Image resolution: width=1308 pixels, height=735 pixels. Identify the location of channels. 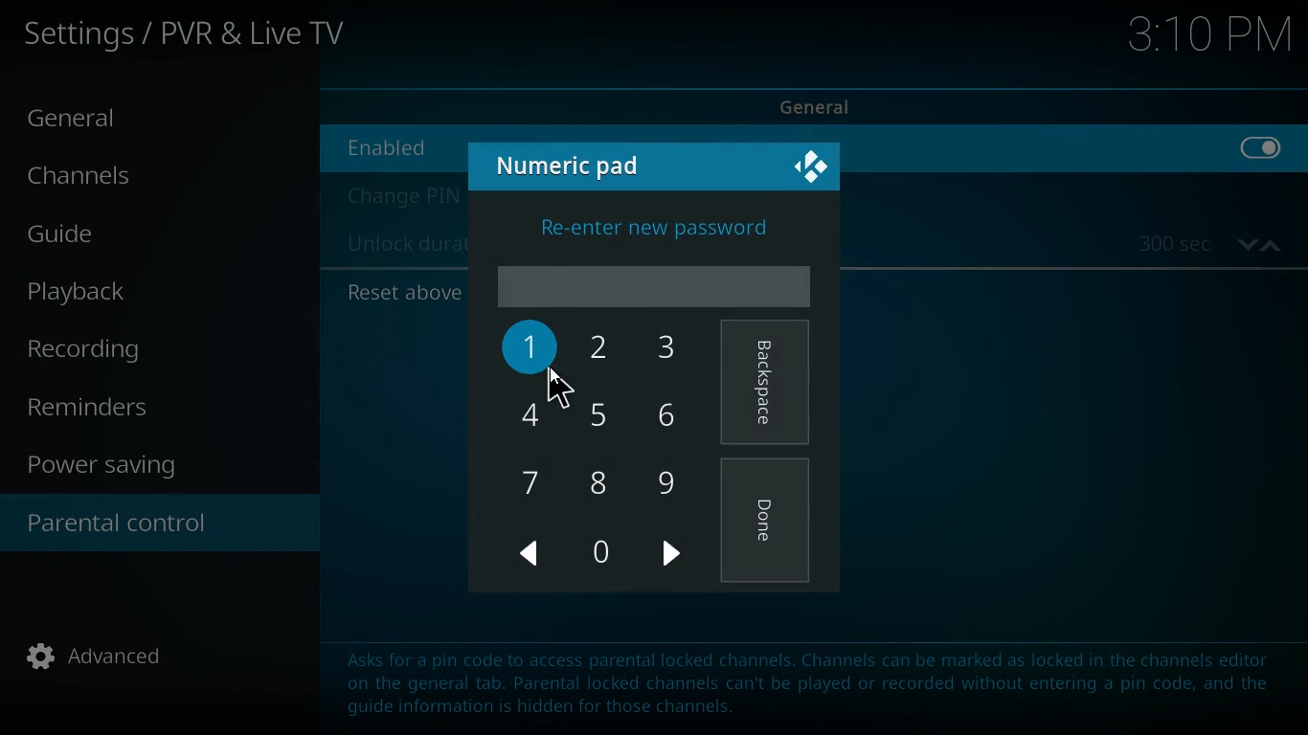
(97, 180).